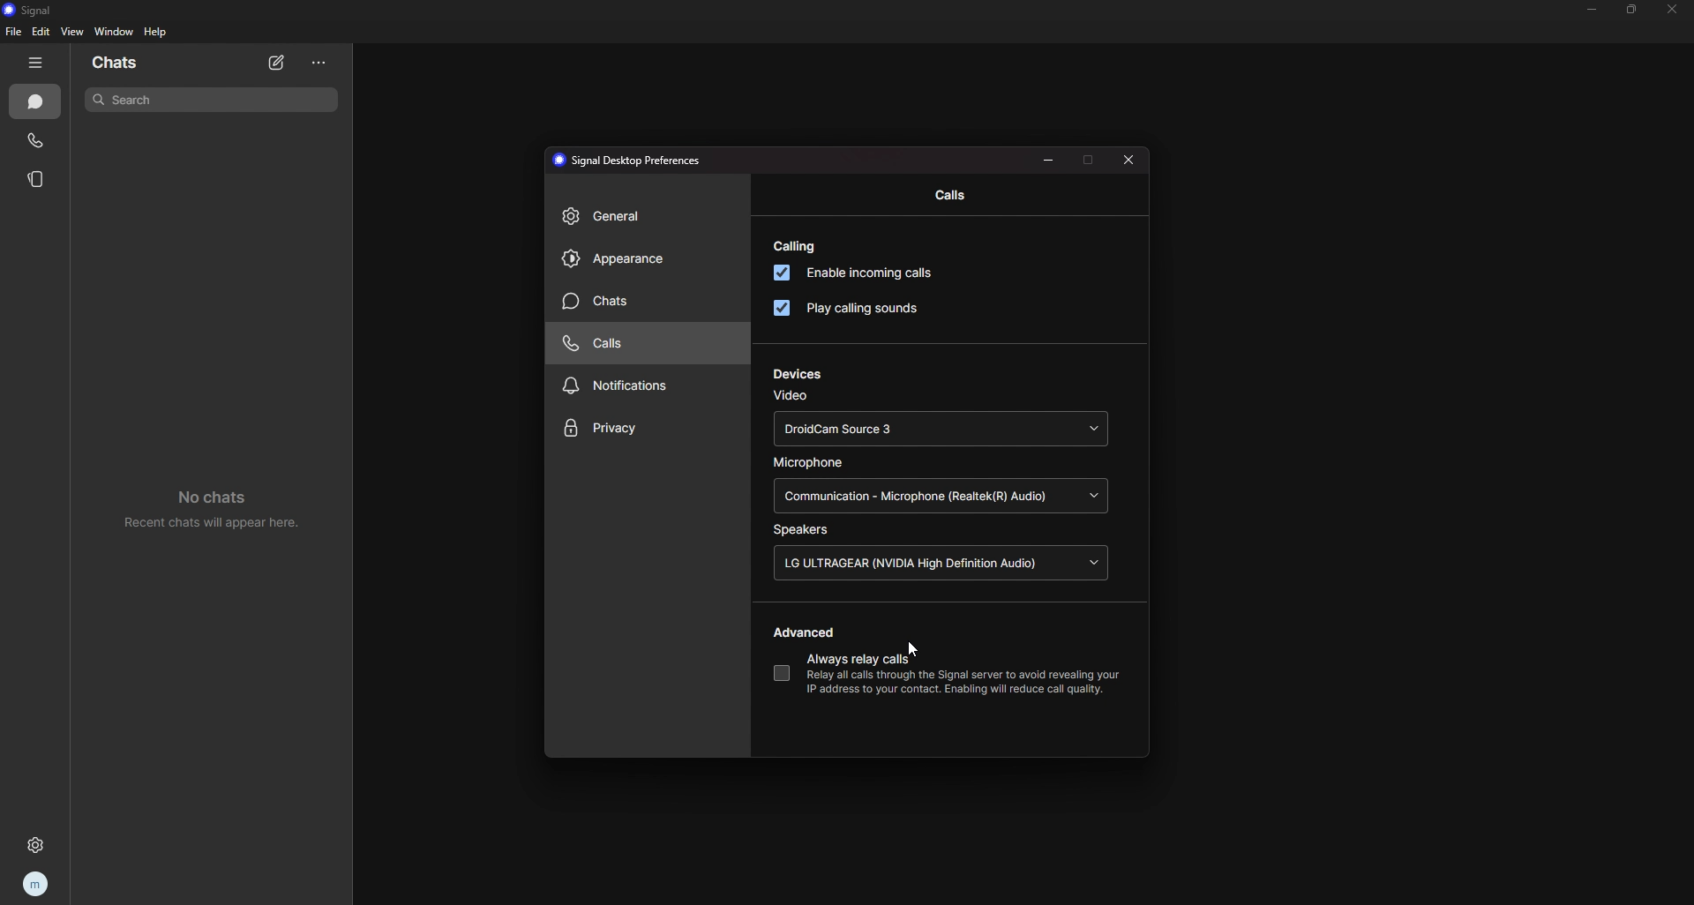  Describe the element at coordinates (811, 464) in the screenshot. I see `microphone` at that location.